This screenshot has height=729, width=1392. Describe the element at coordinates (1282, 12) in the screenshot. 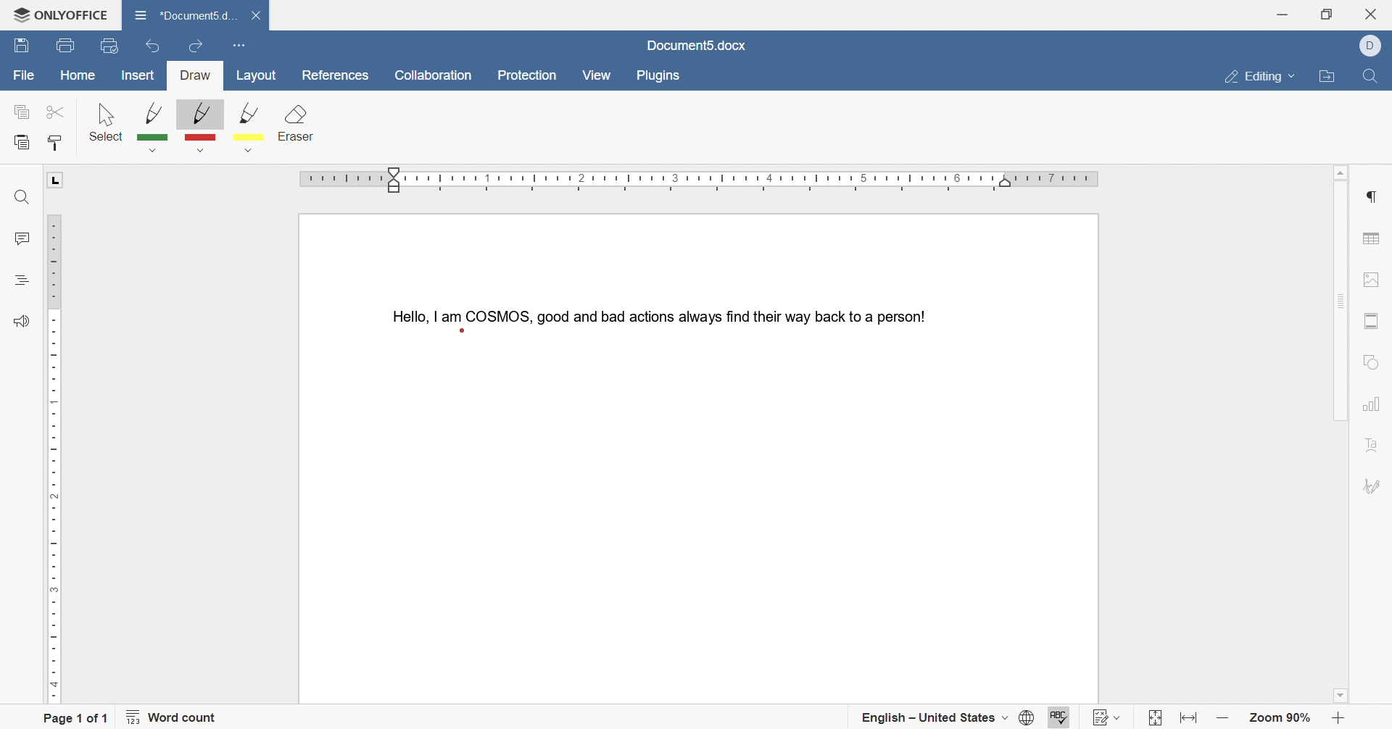

I see `minimize` at that location.